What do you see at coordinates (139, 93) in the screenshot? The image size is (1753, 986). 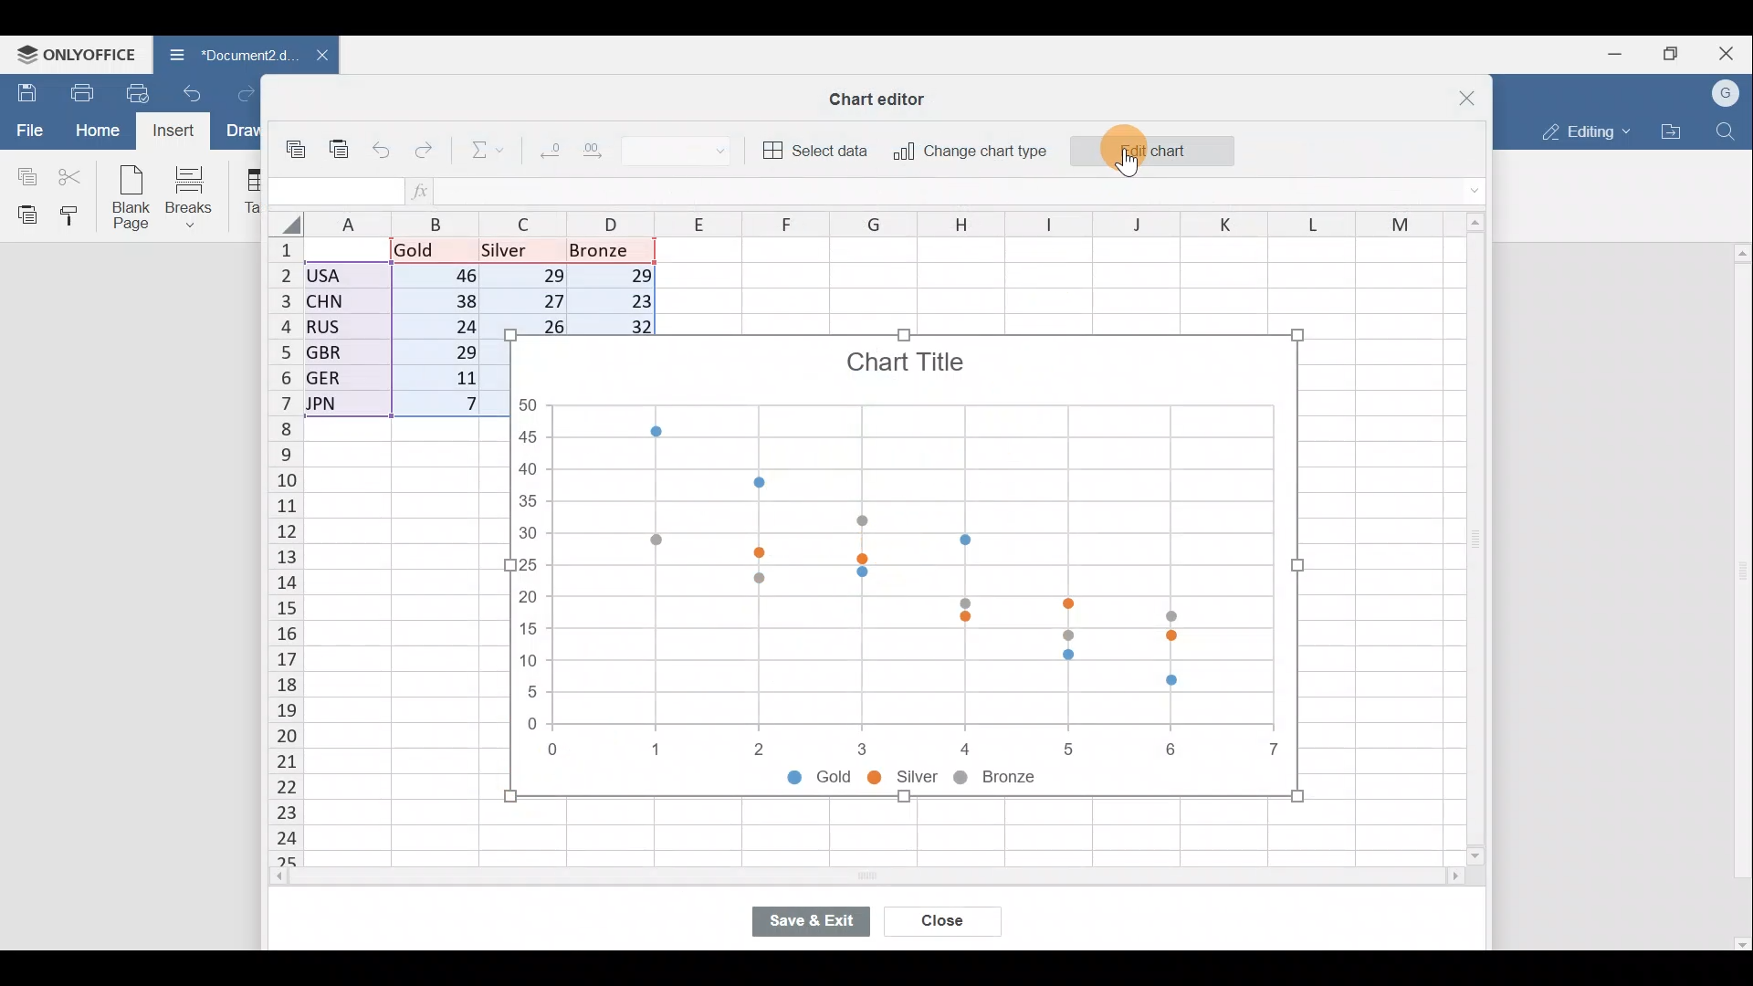 I see `Quick print` at bounding box center [139, 93].